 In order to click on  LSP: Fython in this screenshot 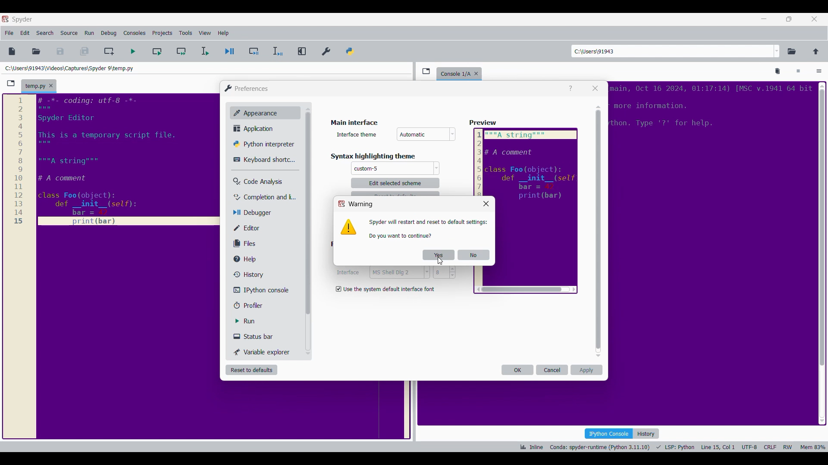, I will do `click(677, 446)`.